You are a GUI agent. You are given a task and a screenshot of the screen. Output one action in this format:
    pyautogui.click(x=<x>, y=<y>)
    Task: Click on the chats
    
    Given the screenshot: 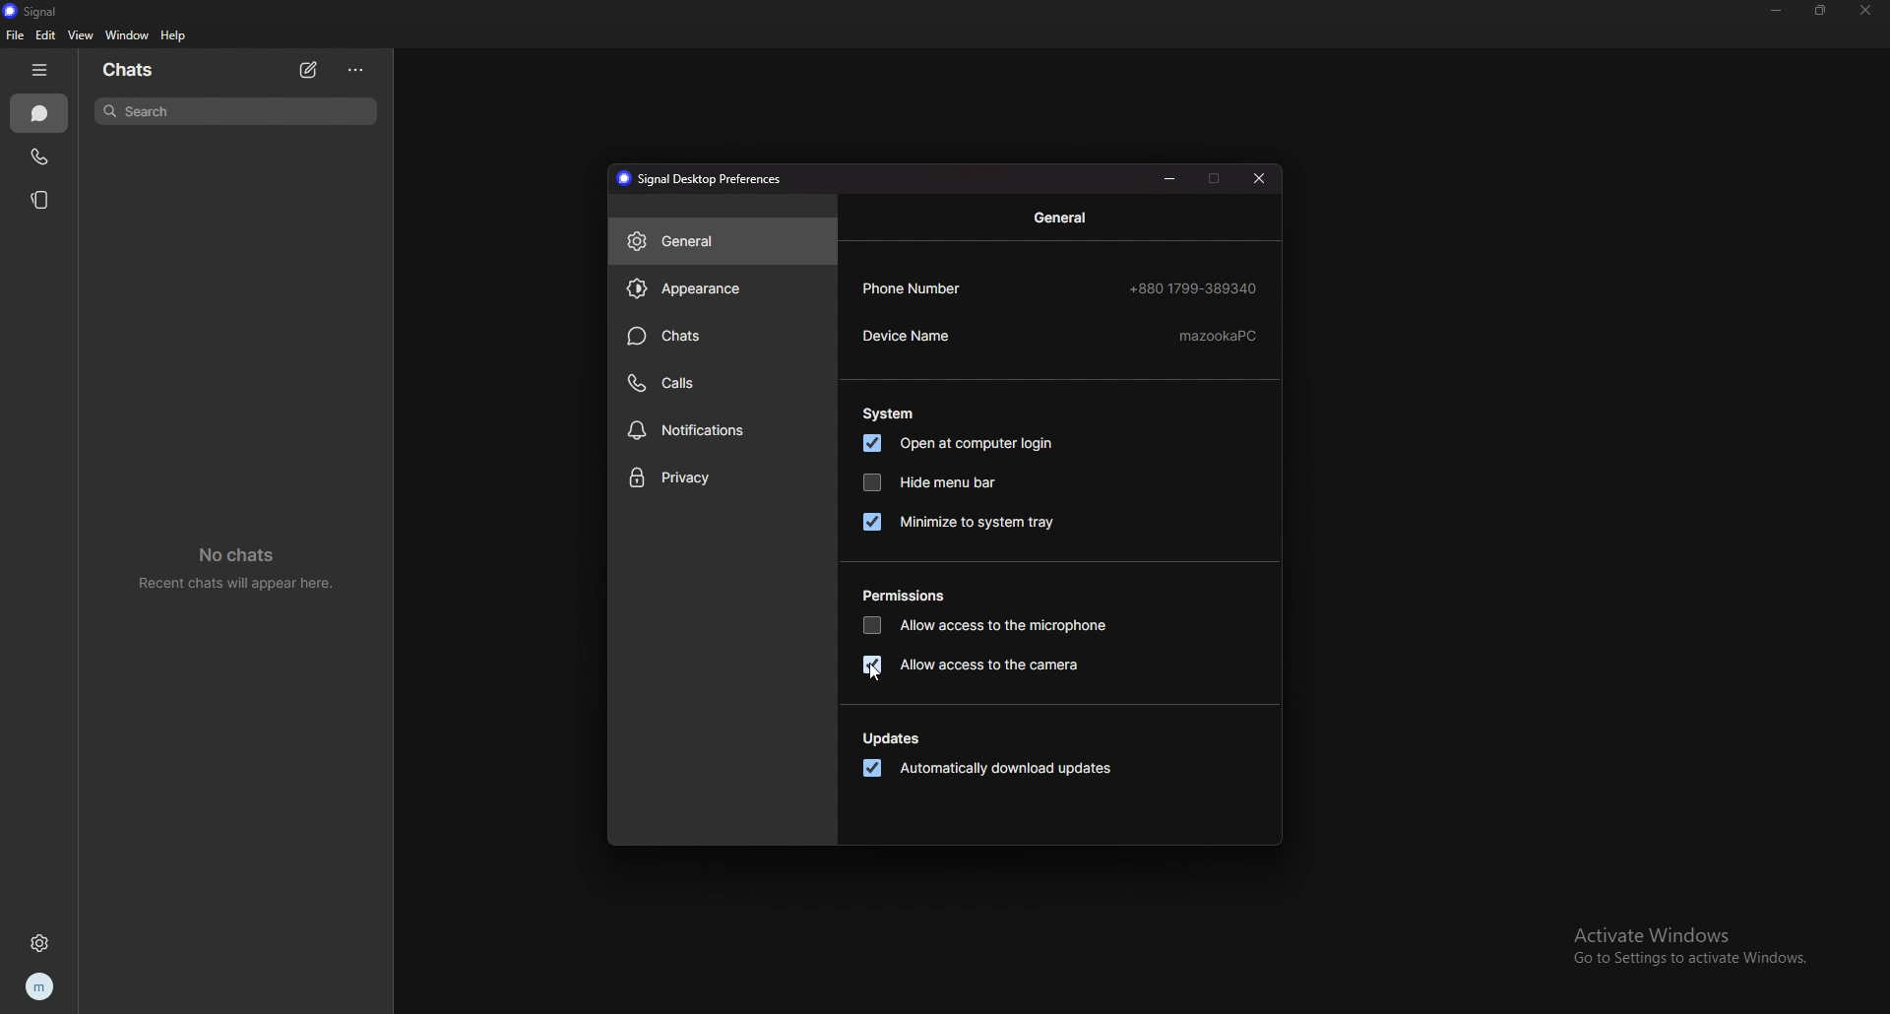 What is the action you would take?
    pyautogui.click(x=39, y=114)
    